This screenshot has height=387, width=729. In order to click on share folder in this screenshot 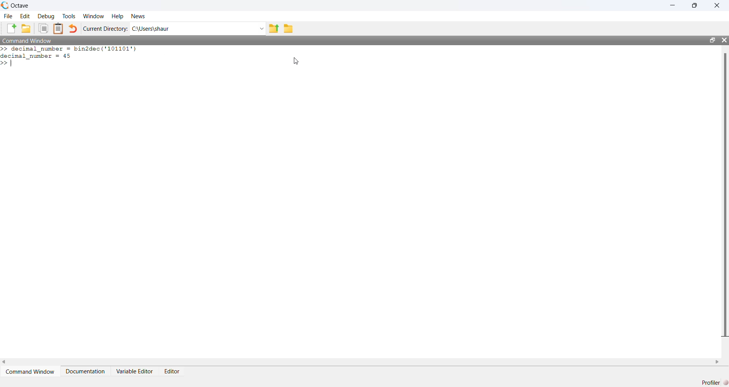, I will do `click(273, 28)`.